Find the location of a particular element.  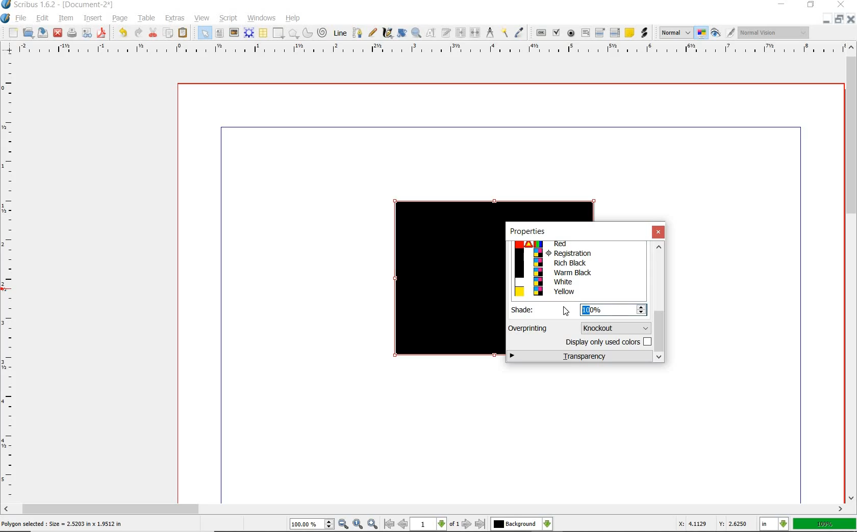

Overprinting is located at coordinates (529, 328).